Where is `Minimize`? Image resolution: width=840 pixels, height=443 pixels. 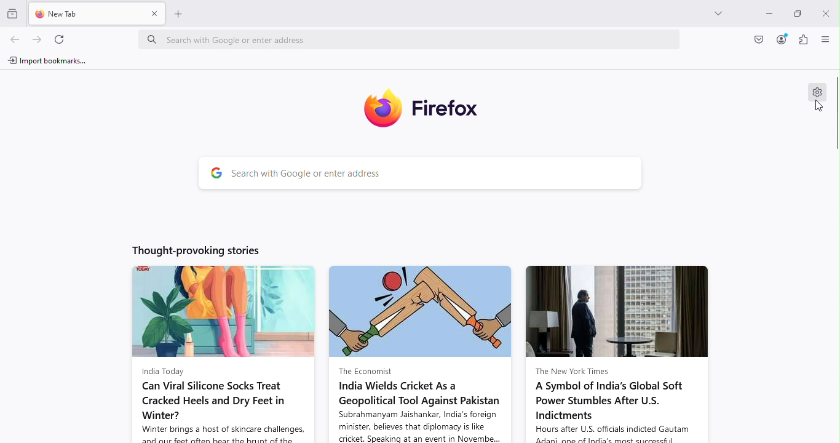 Minimize is located at coordinates (763, 12).